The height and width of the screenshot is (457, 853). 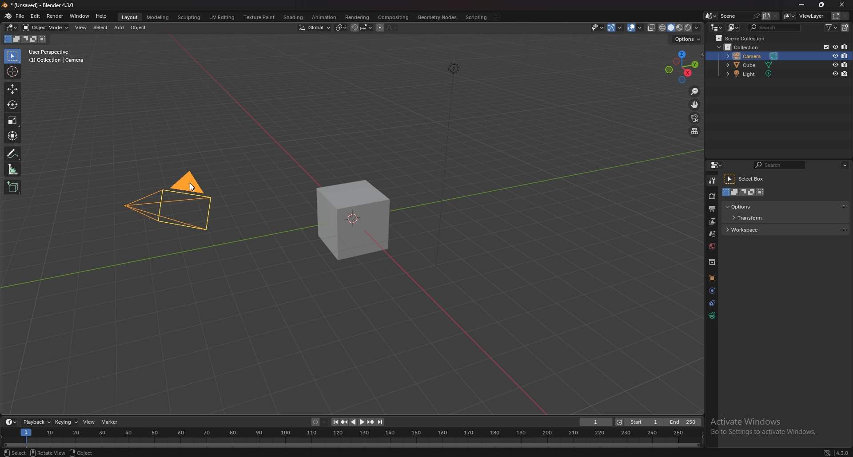 I want to click on search, so click(x=774, y=27).